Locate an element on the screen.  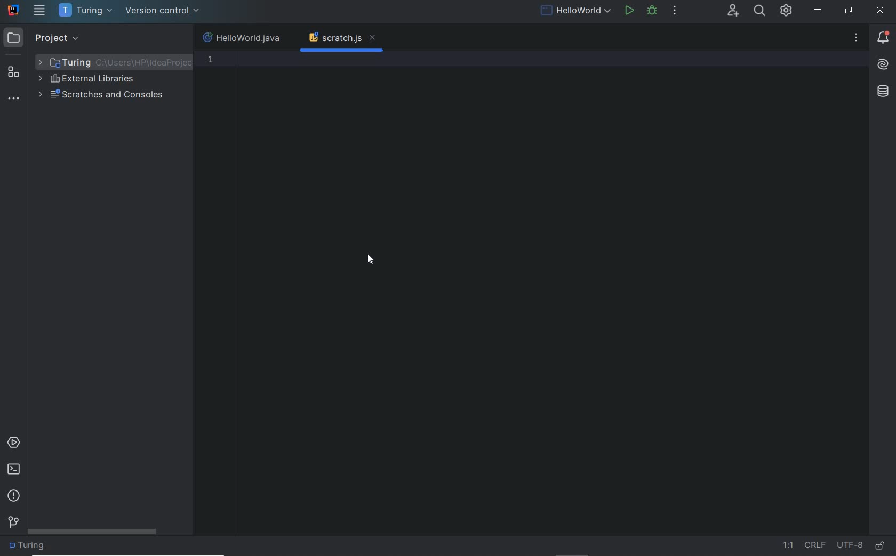
file name is located at coordinates (244, 38).